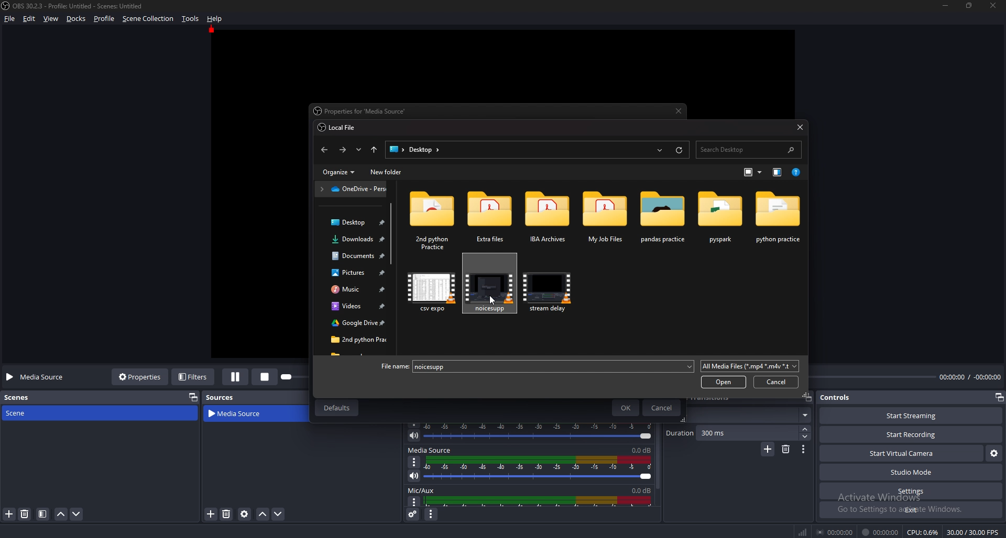 The image size is (1006, 538). What do you see at coordinates (806, 429) in the screenshot?
I see `Increase duration` at bounding box center [806, 429].